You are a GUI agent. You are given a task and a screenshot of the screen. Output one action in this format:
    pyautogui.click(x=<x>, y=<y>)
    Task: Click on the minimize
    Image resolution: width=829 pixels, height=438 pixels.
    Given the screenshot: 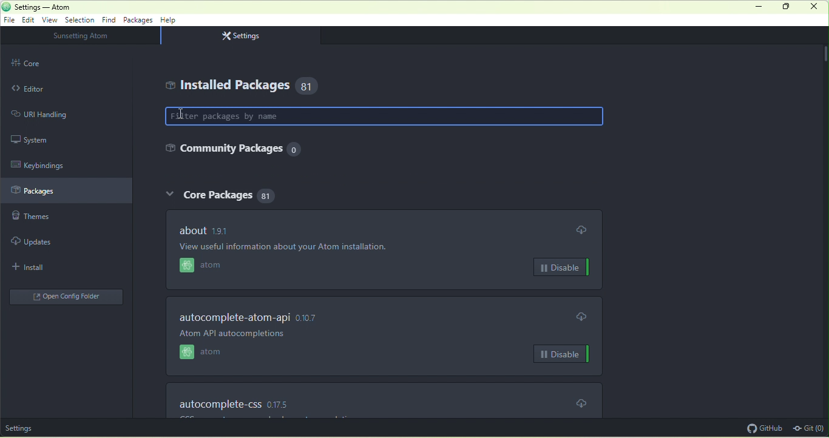 What is the action you would take?
    pyautogui.click(x=757, y=7)
    